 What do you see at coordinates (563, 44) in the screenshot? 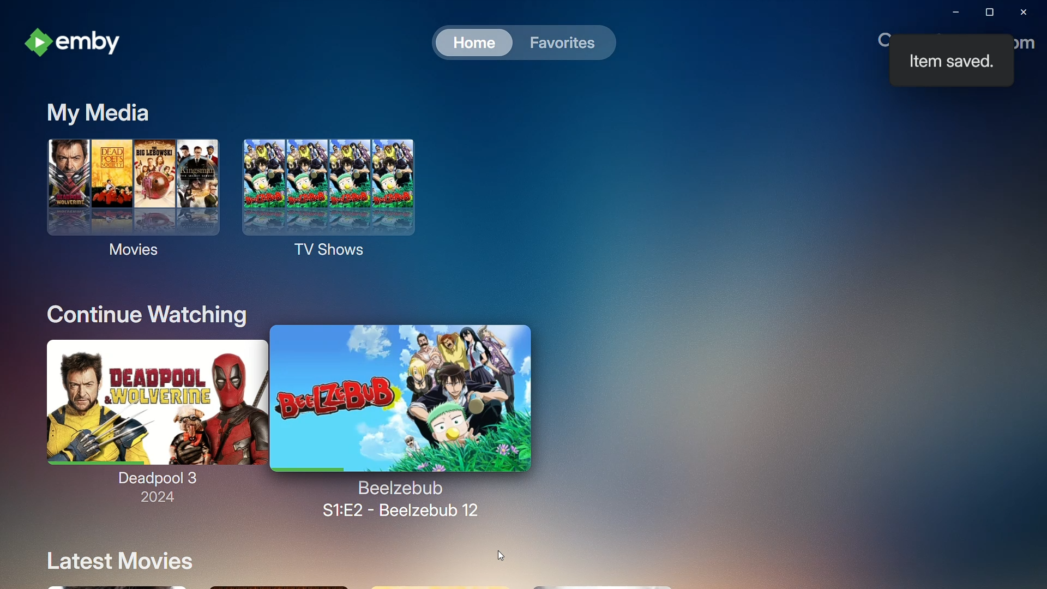
I see `Favorites` at bounding box center [563, 44].